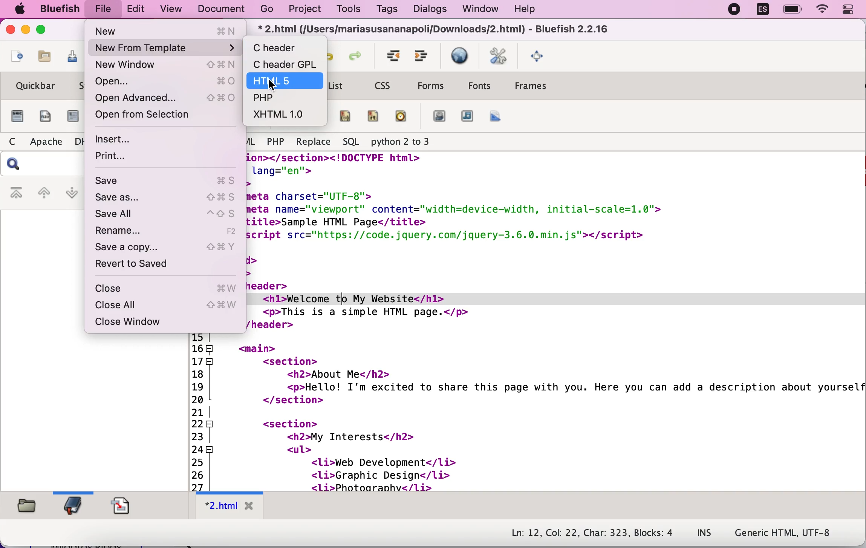  I want to click on document, so click(220, 9).